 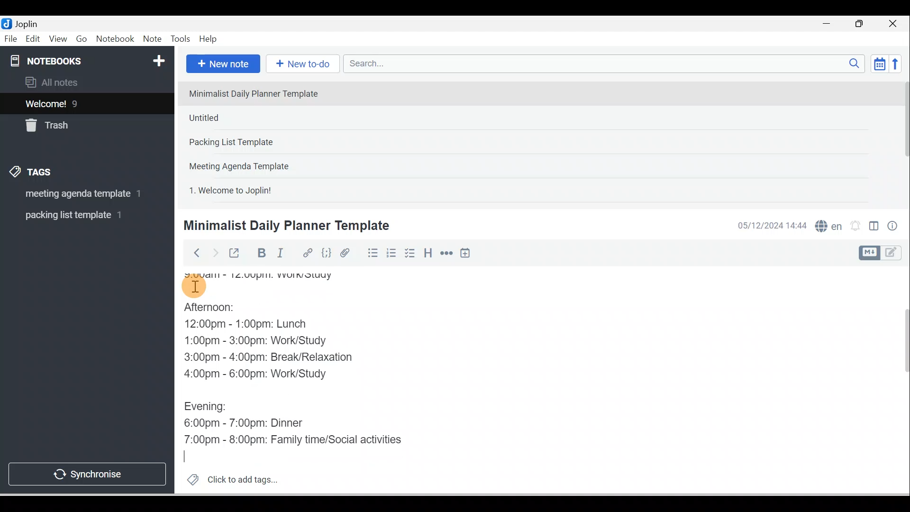 What do you see at coordinates (409, 253) in the screenshot?
I see `Checkbox` at bounding box center [409, 253].